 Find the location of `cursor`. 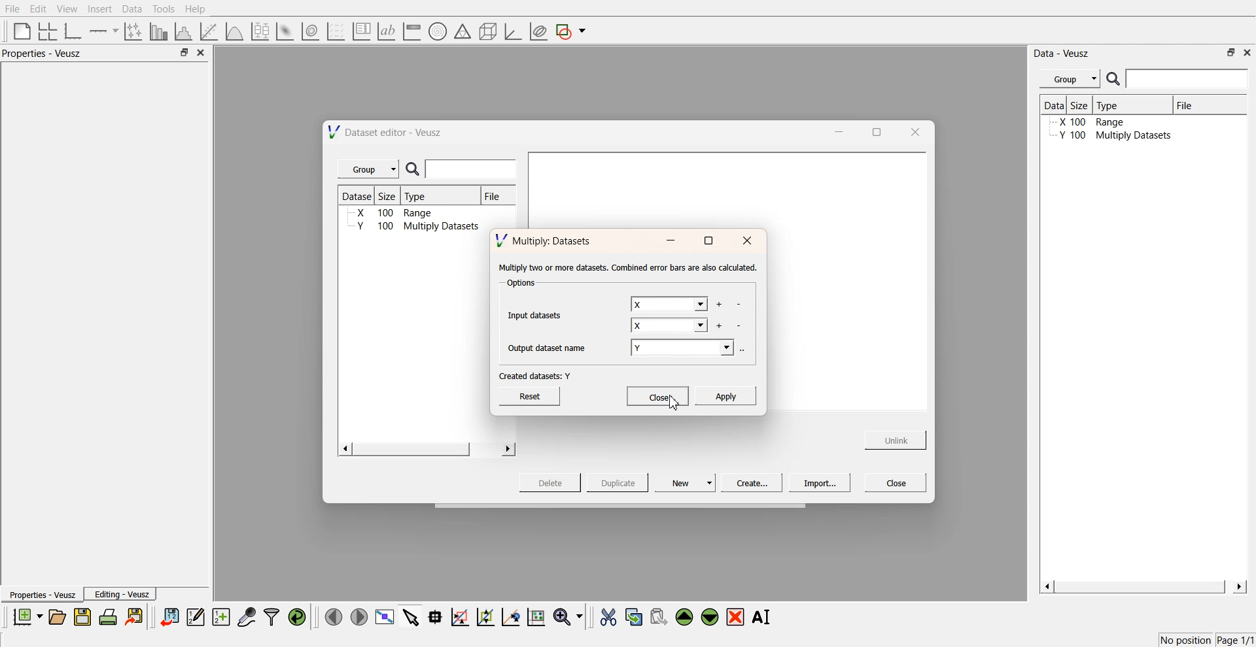

cursor is located at coordinates (671, 407).